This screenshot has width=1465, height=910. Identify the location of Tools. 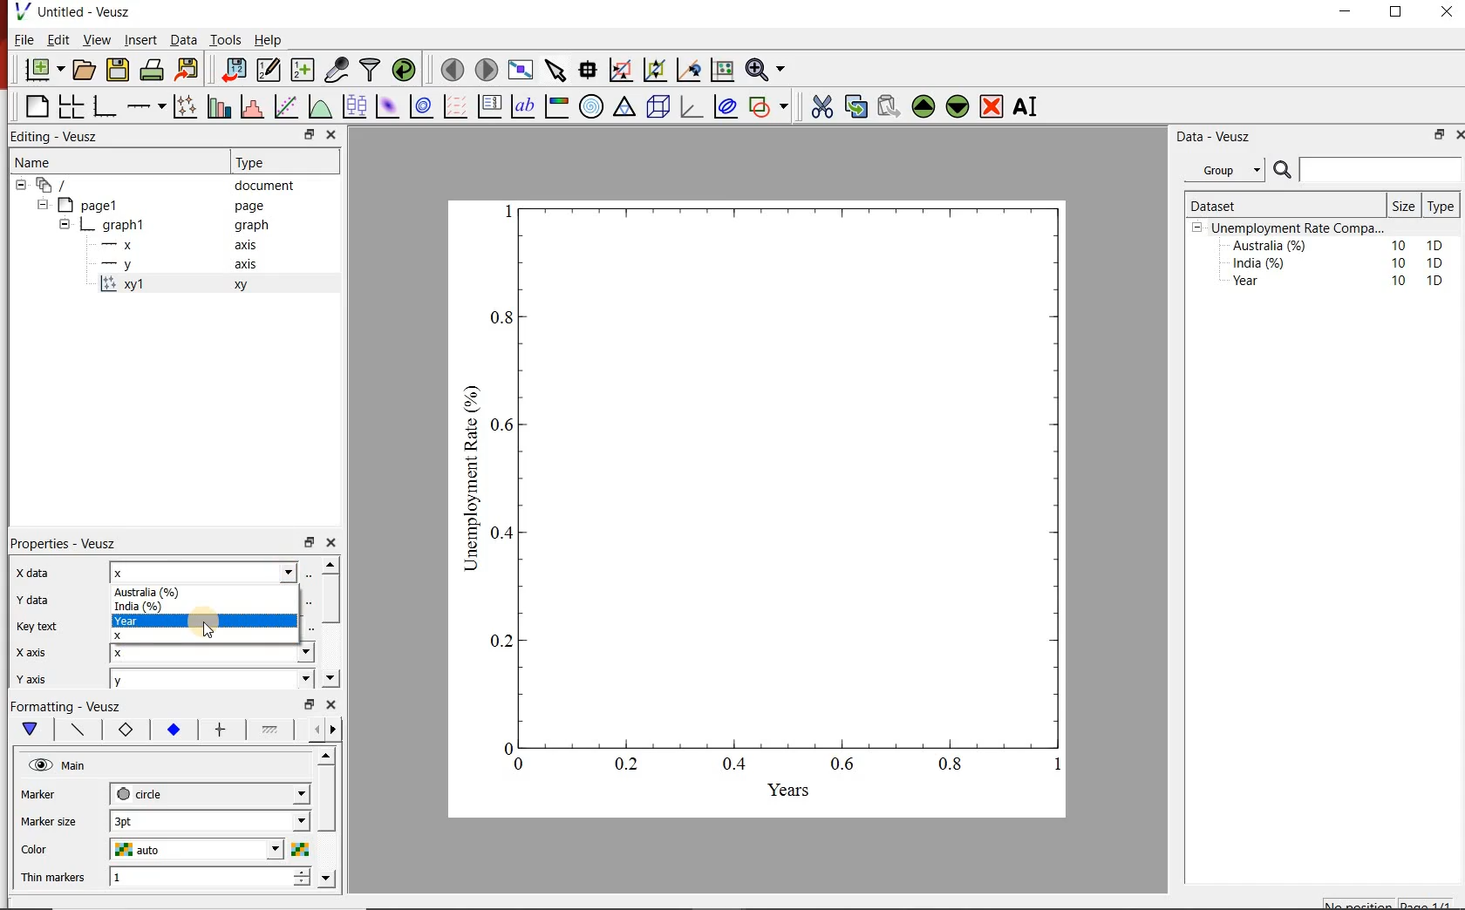
(227, 39).